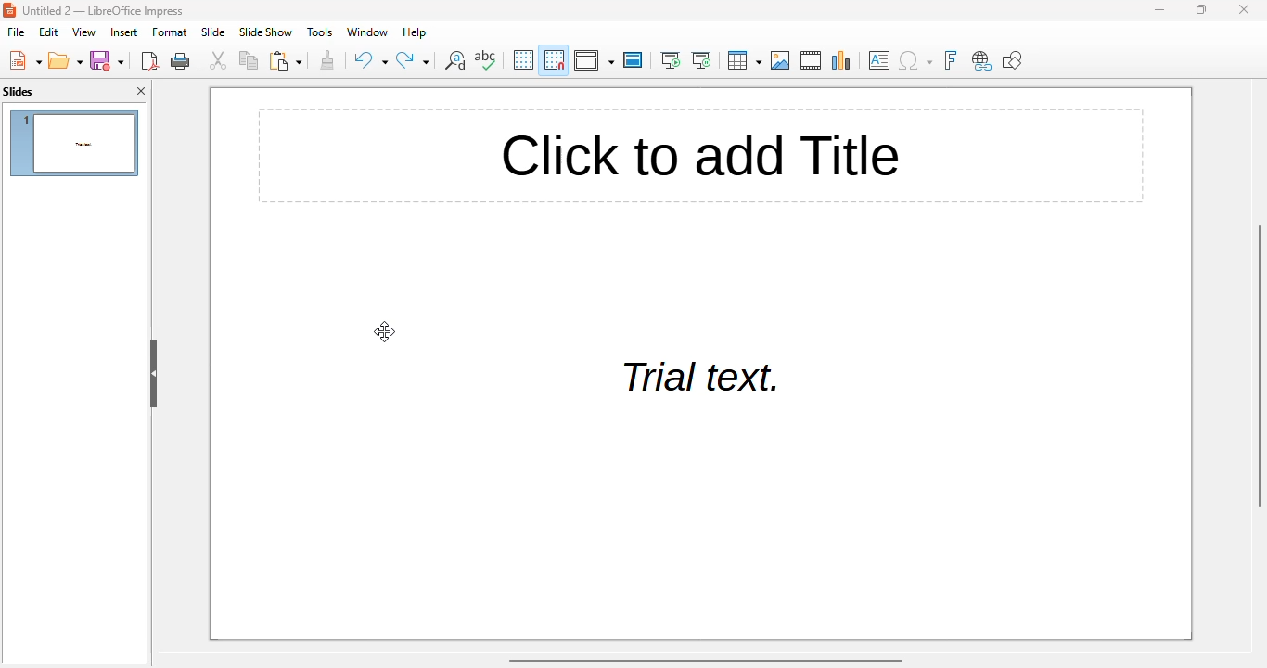  What do you see at coordinates (154, 374) in the screenshot?
I see `hide` at bounding box center [154, 374].